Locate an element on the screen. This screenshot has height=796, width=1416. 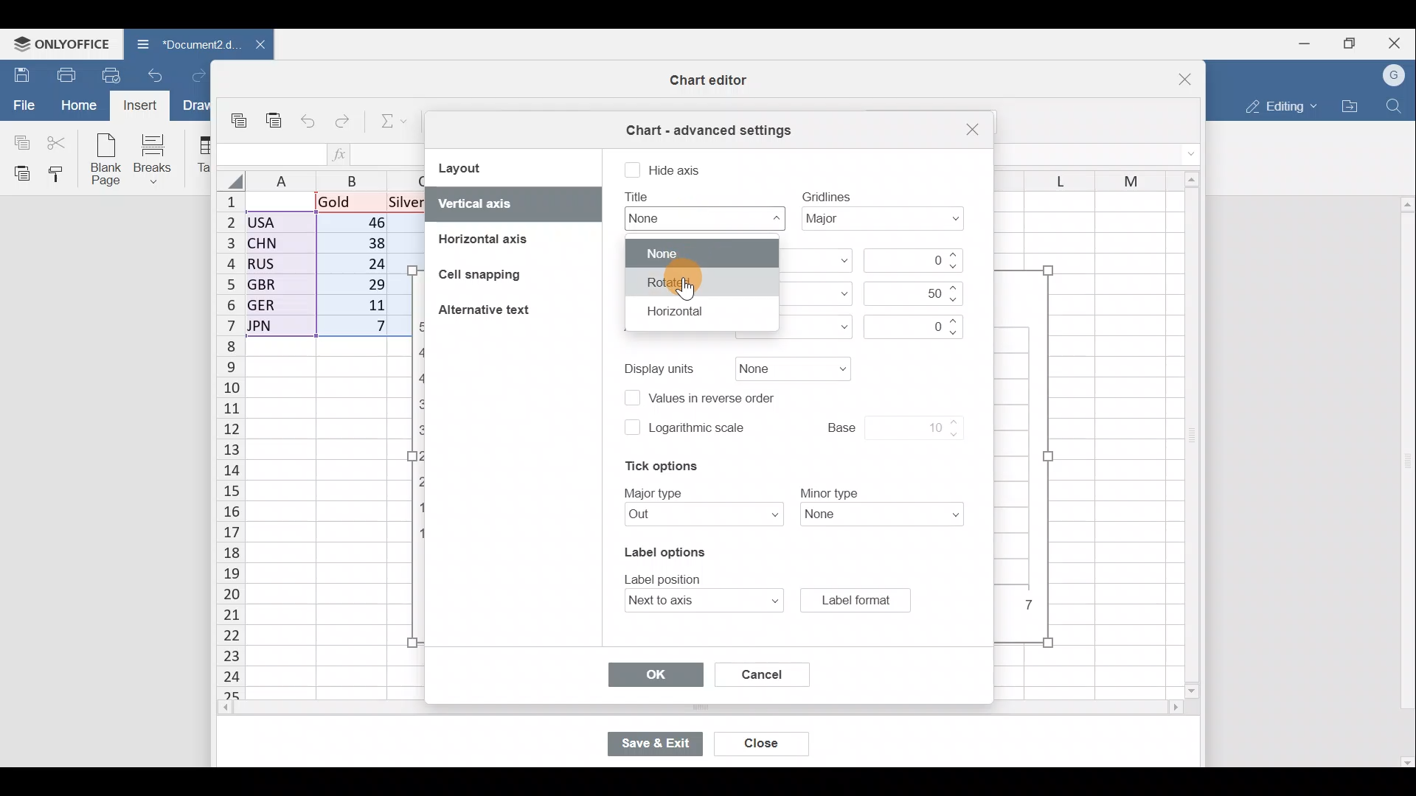
Document2.d is located at coordinates (178, 44).